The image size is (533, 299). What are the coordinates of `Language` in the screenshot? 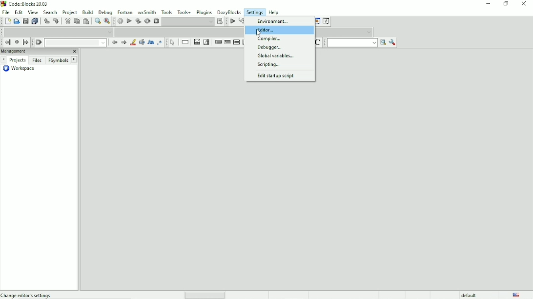 It's located at (517, 295).